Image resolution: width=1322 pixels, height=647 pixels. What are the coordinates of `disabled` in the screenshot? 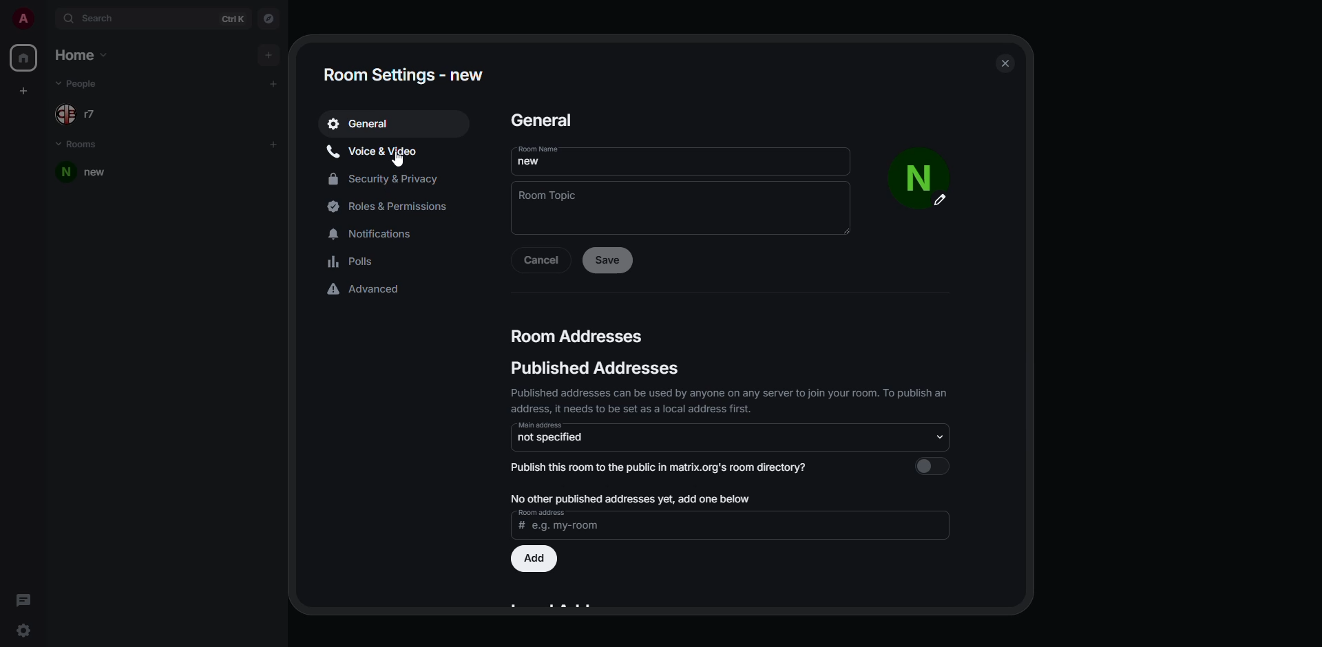 It's located at (932, 466).